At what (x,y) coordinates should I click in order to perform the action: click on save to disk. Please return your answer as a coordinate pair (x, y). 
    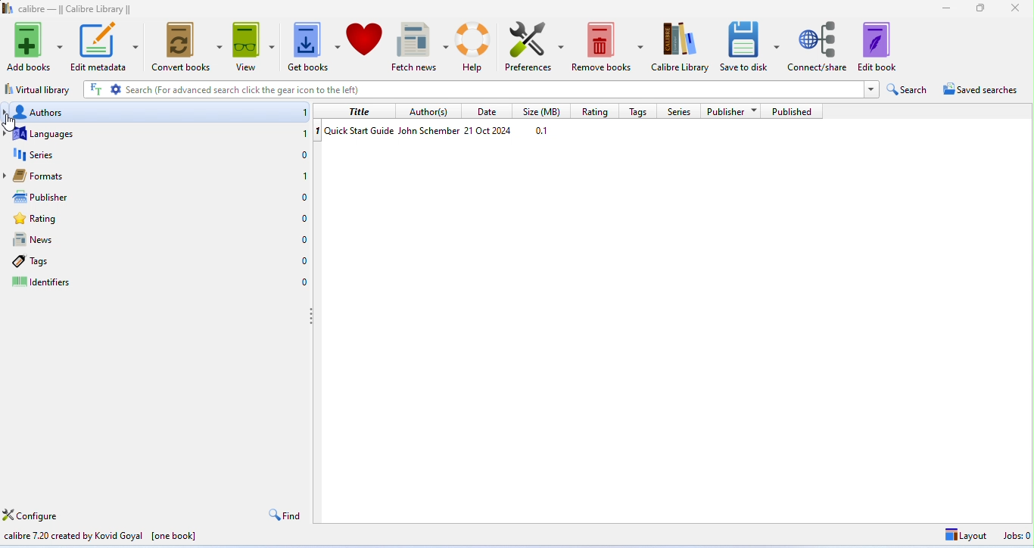
    Looking at the image, I should click on (749, 45).